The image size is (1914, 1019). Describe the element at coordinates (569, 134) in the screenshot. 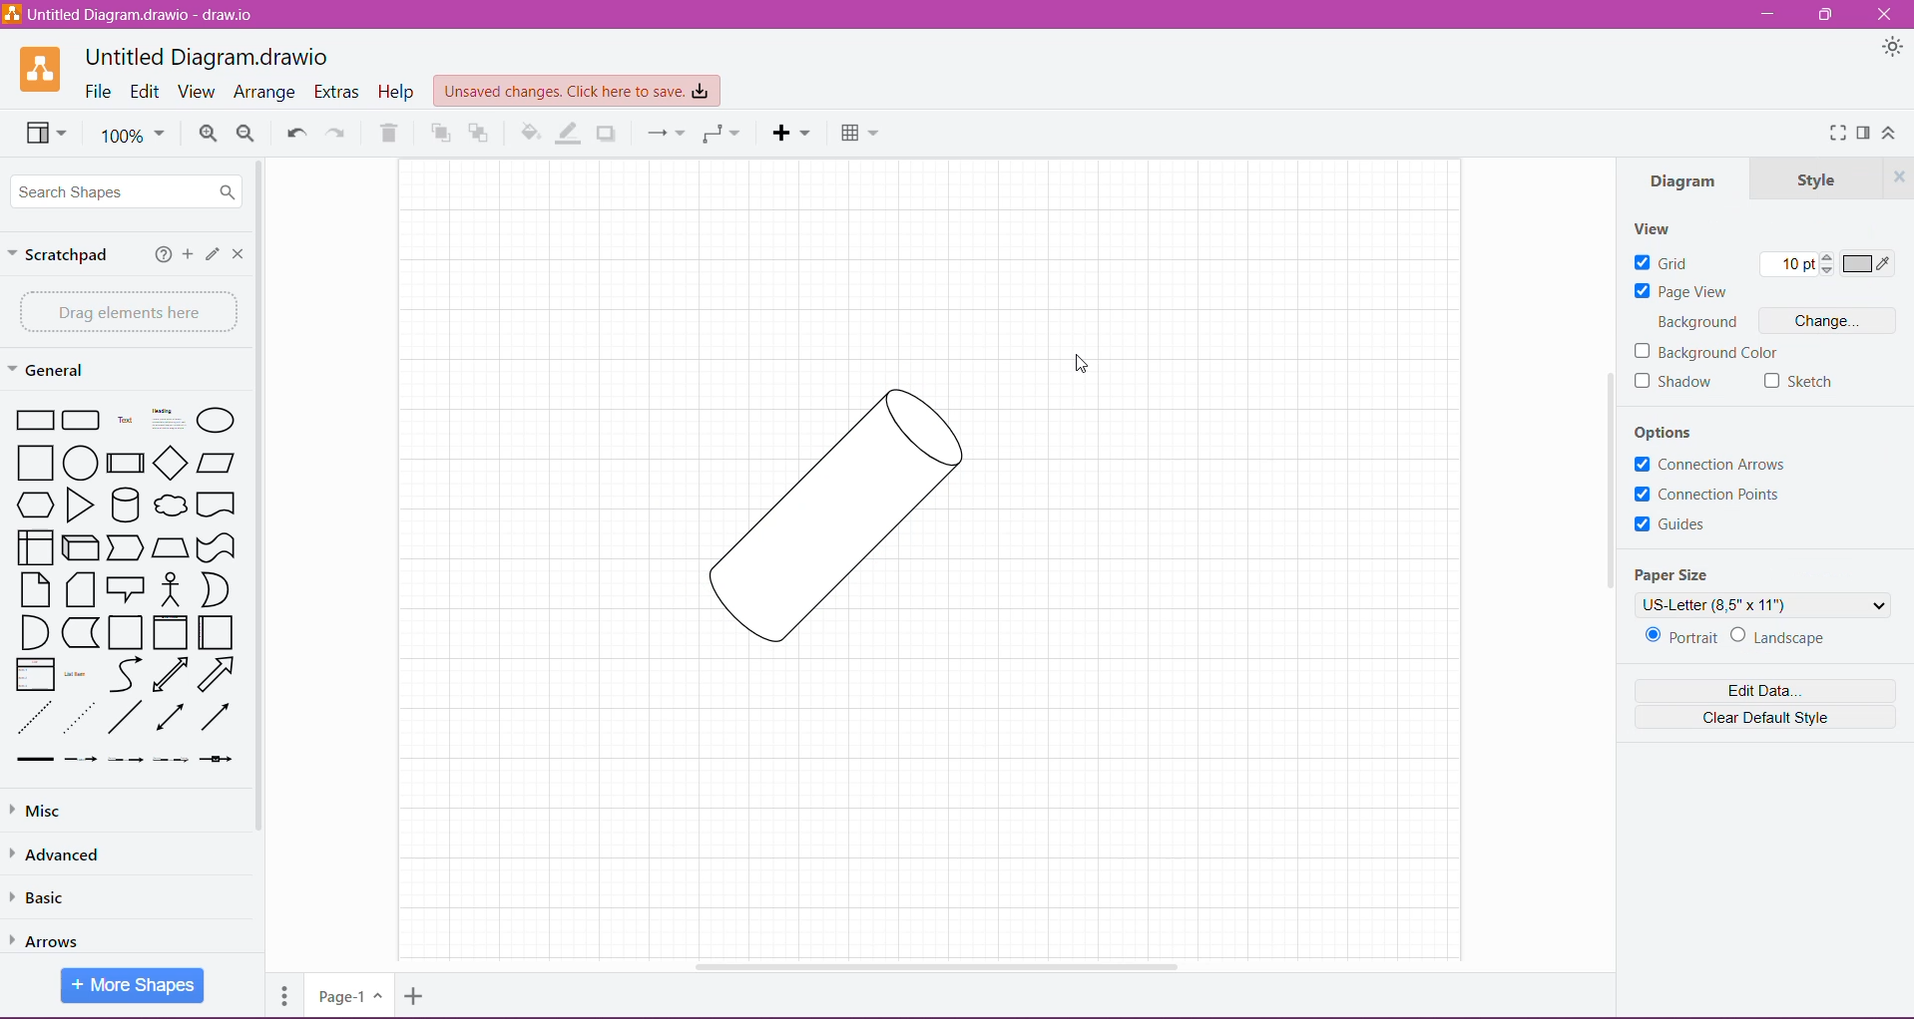

I see `Line Color` at that location.